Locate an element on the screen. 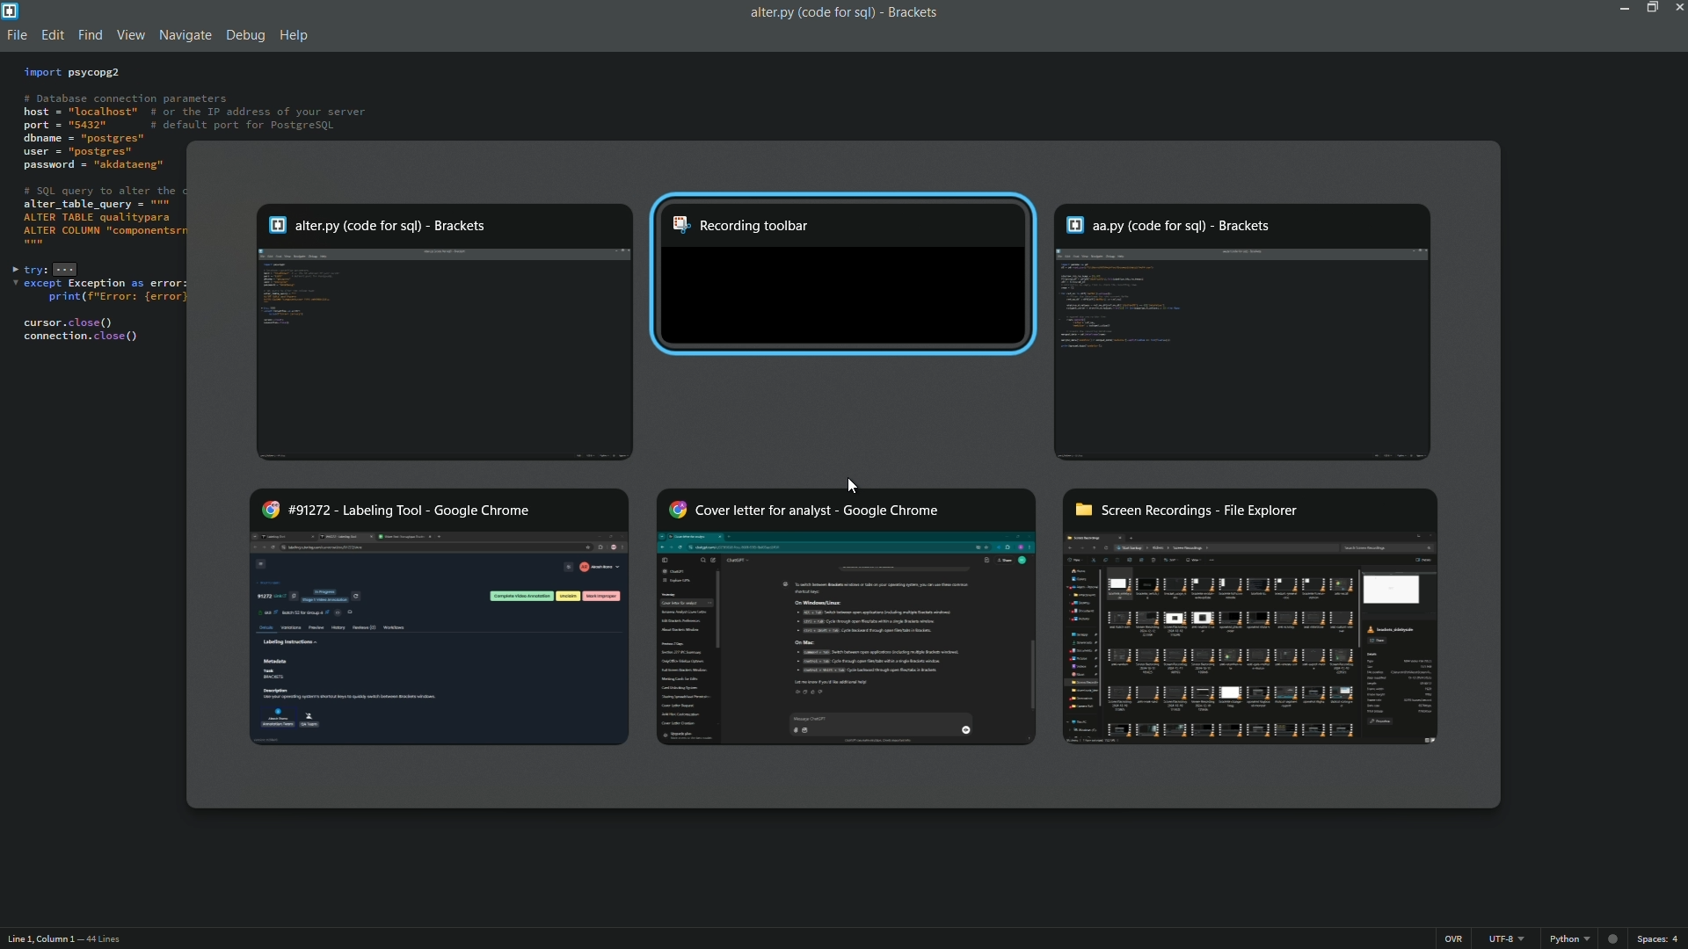 Image resolution: width=1688 pixels, height=949 pixels. screen recording-file explorer window is located at coordinates (1252, 619).